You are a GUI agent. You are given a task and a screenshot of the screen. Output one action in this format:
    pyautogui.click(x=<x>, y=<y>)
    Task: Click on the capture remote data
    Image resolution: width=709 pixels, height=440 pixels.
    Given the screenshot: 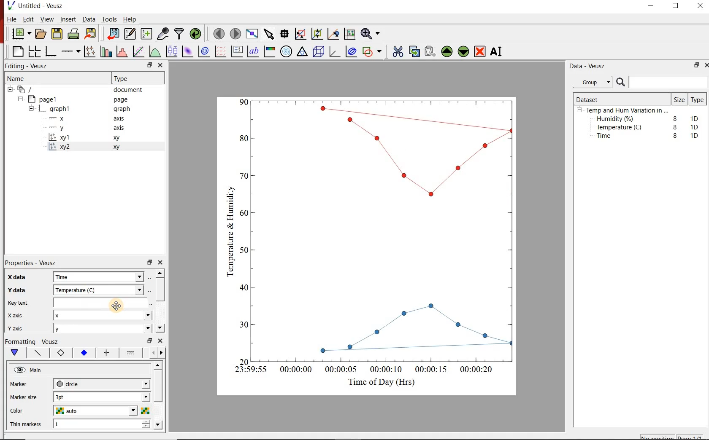 What is the action you would take?
    pyautogui.click(x=162, y=33)
    